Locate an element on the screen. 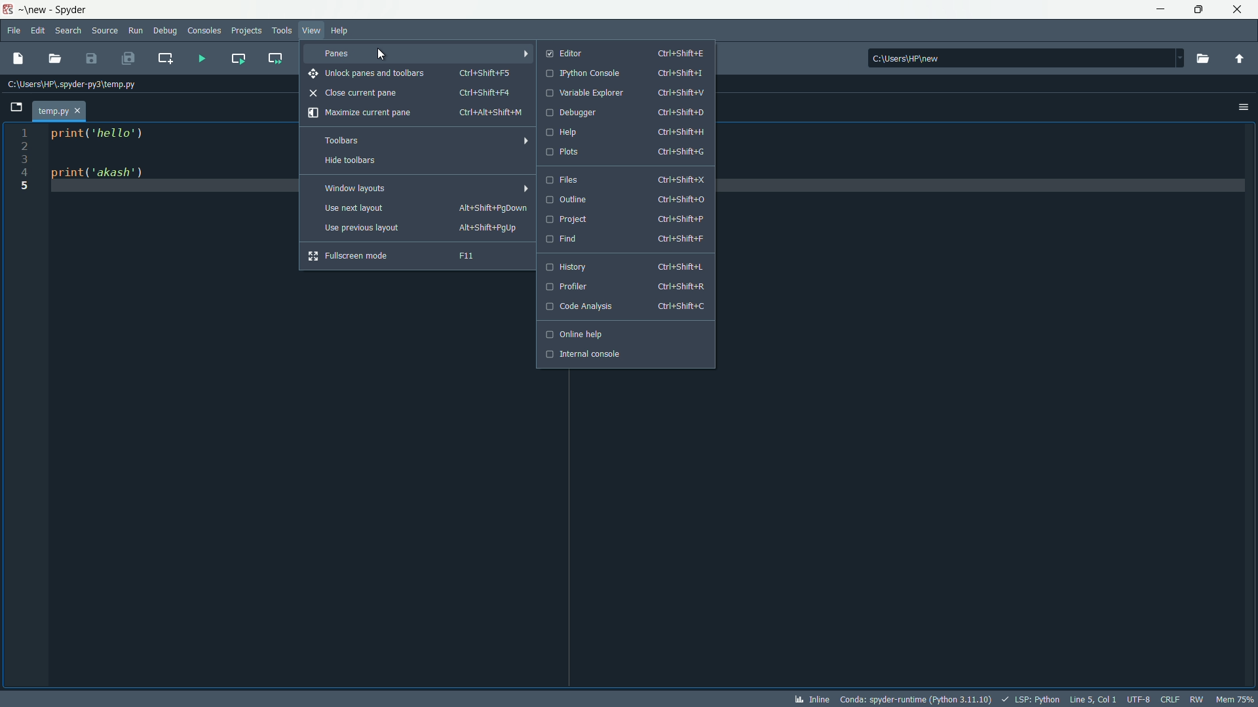  cursor is located at coordinates (383, 54).